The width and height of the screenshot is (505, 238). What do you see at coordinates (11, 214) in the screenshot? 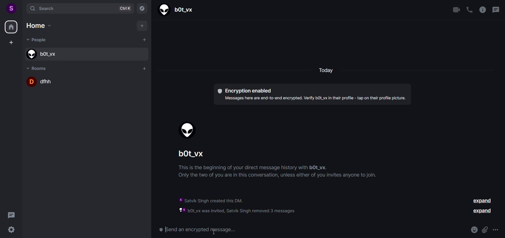
I see `threads` at bounding box center [11, 214].